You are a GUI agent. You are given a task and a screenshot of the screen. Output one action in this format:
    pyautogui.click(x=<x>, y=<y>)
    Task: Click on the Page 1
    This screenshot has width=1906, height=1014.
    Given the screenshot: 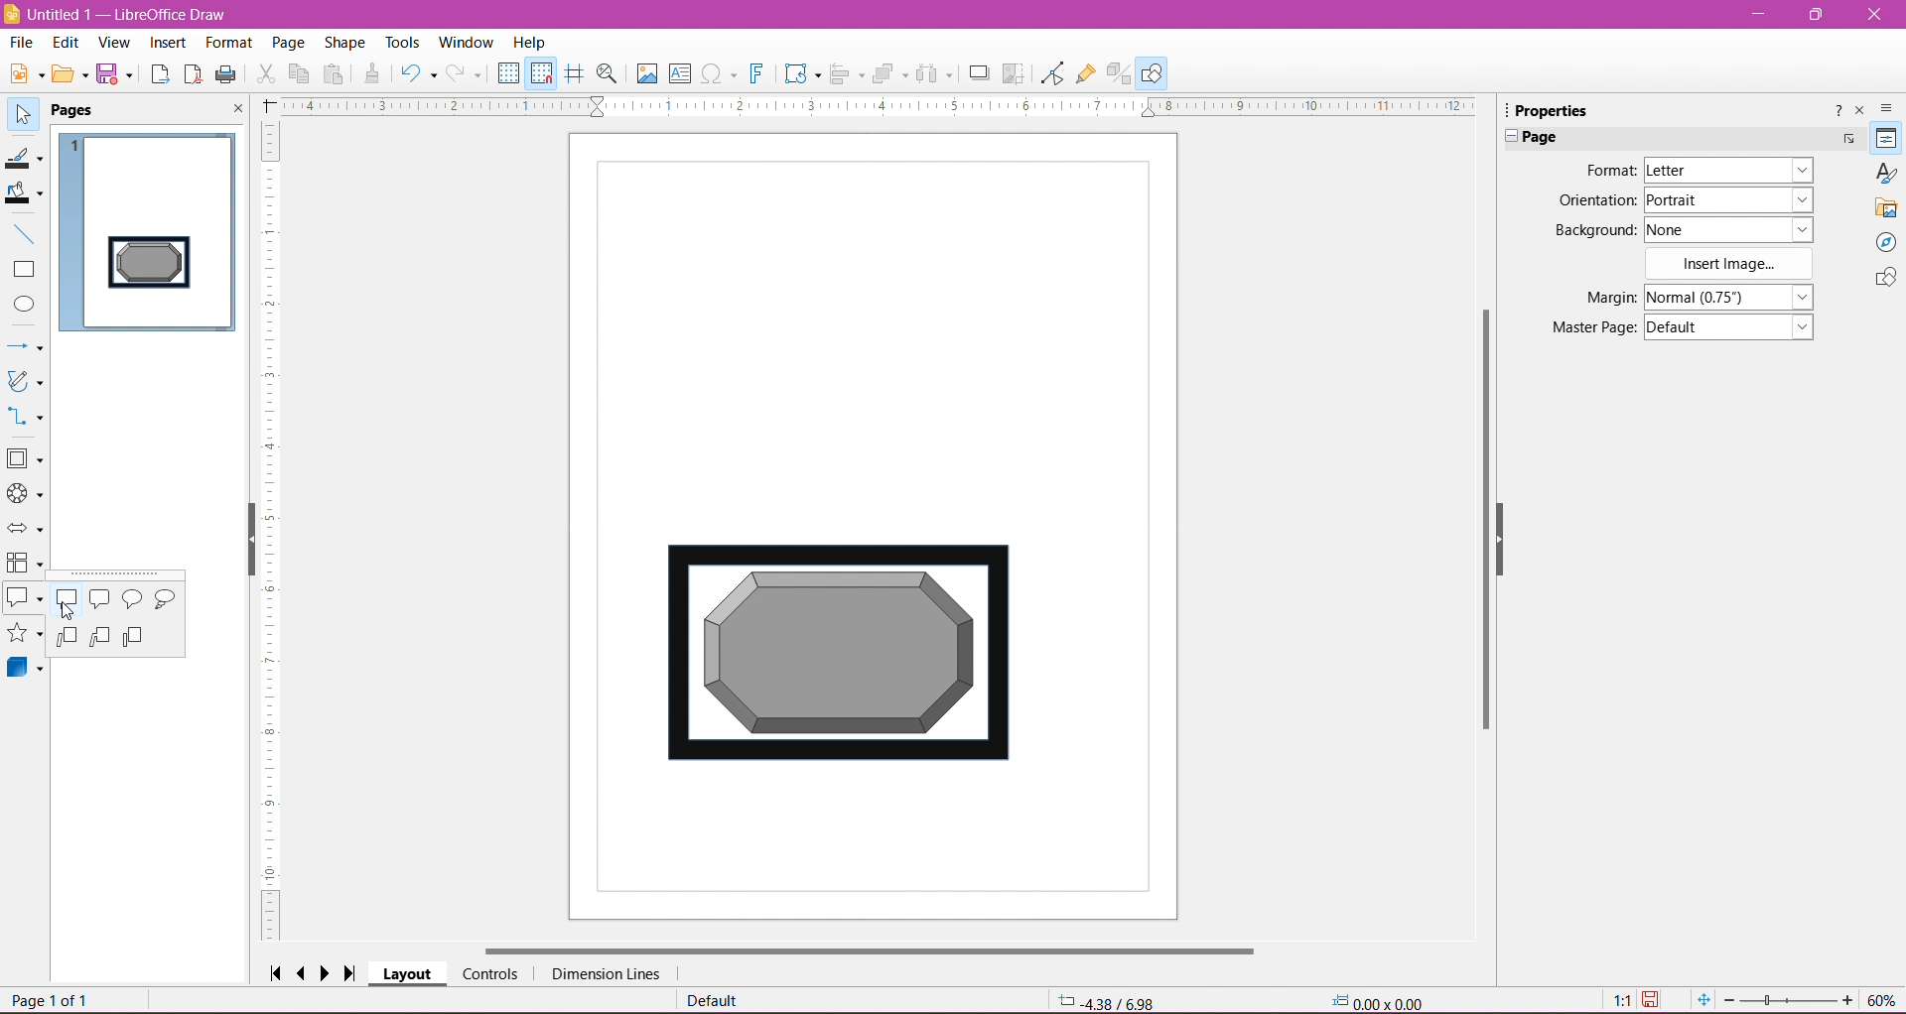 What is the action you would take?
    pyautogui.click(x=150, y=226)
    